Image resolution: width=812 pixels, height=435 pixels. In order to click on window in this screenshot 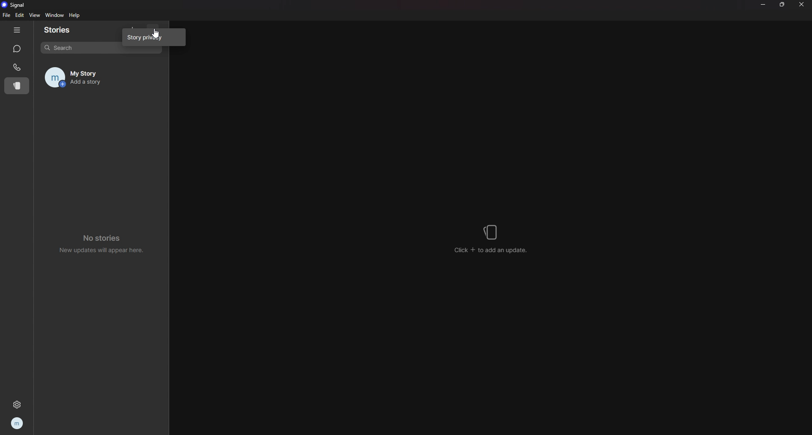, I will do `click(56, 16)`.